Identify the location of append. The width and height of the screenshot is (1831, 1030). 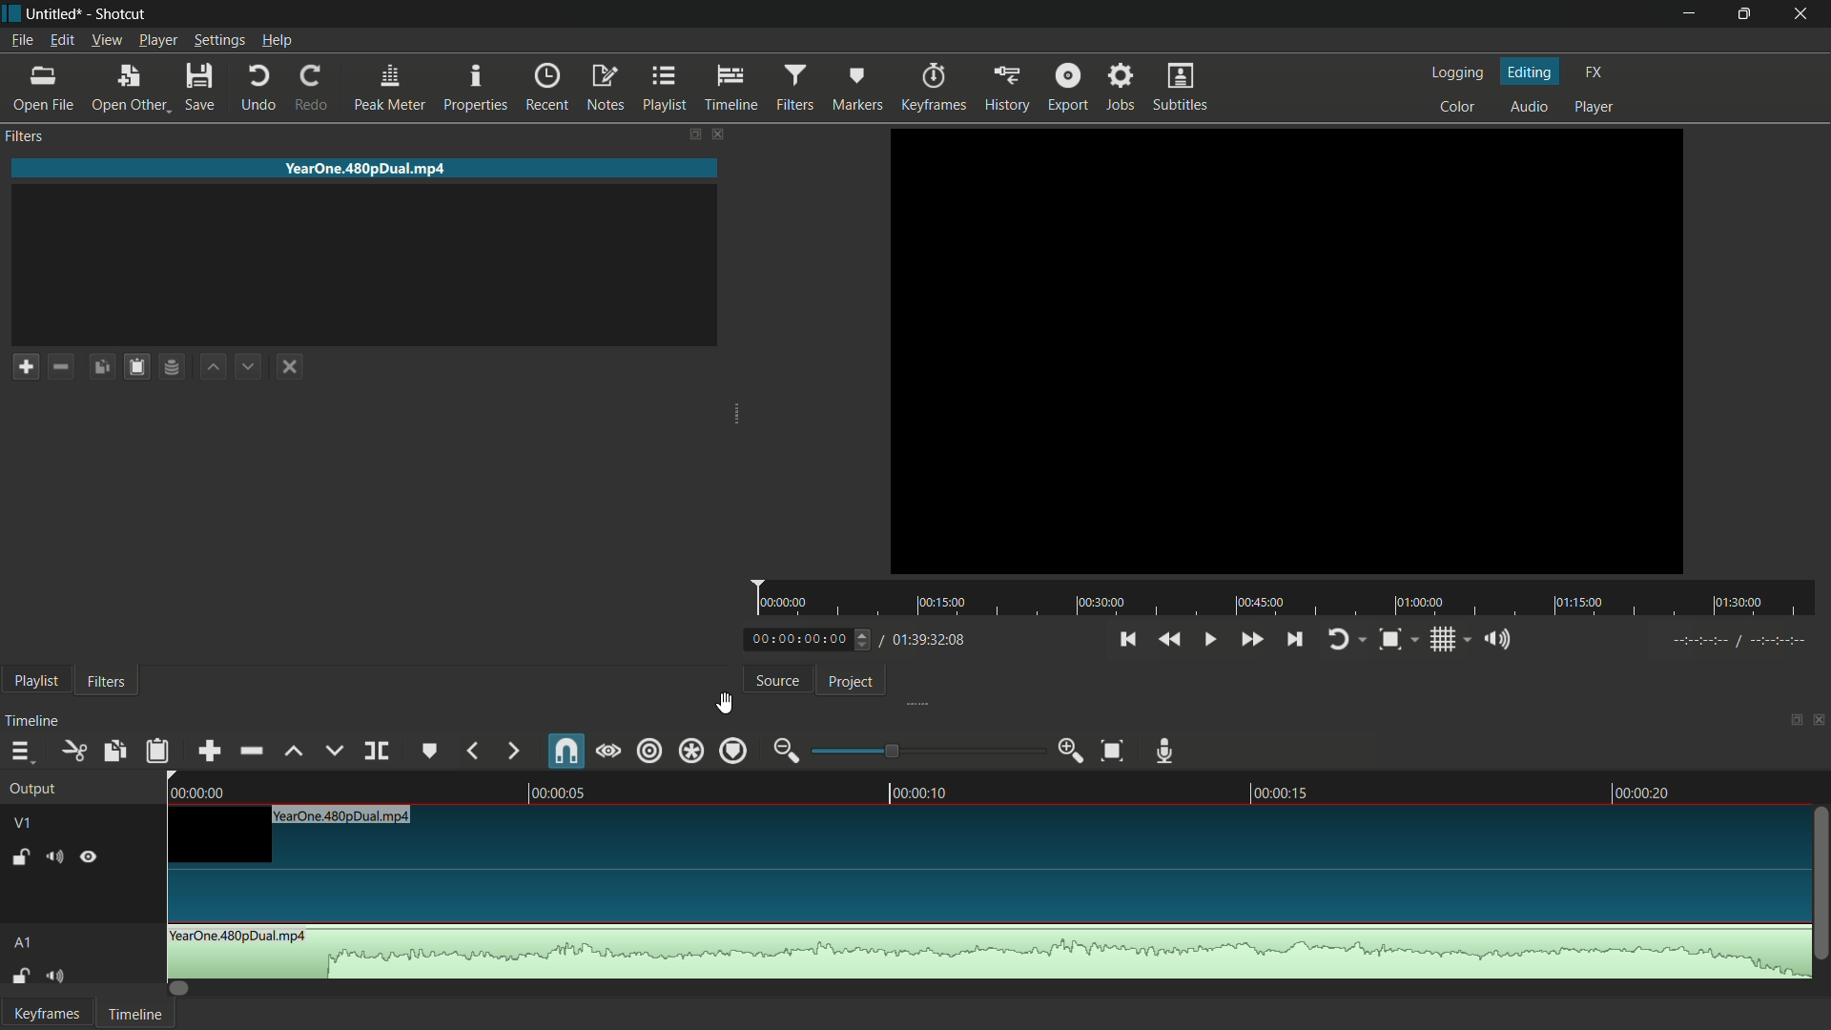
(209, 752).